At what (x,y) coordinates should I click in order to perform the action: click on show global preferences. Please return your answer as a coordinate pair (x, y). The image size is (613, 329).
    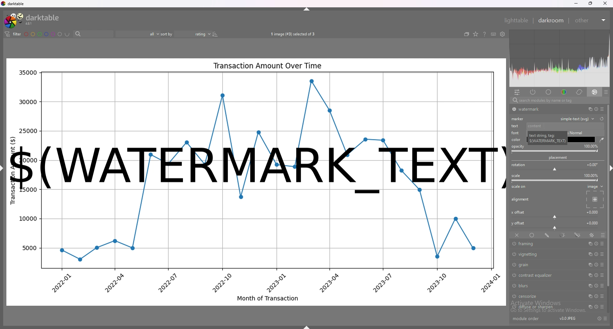
    Looking at the image, I should click on (502, 34).